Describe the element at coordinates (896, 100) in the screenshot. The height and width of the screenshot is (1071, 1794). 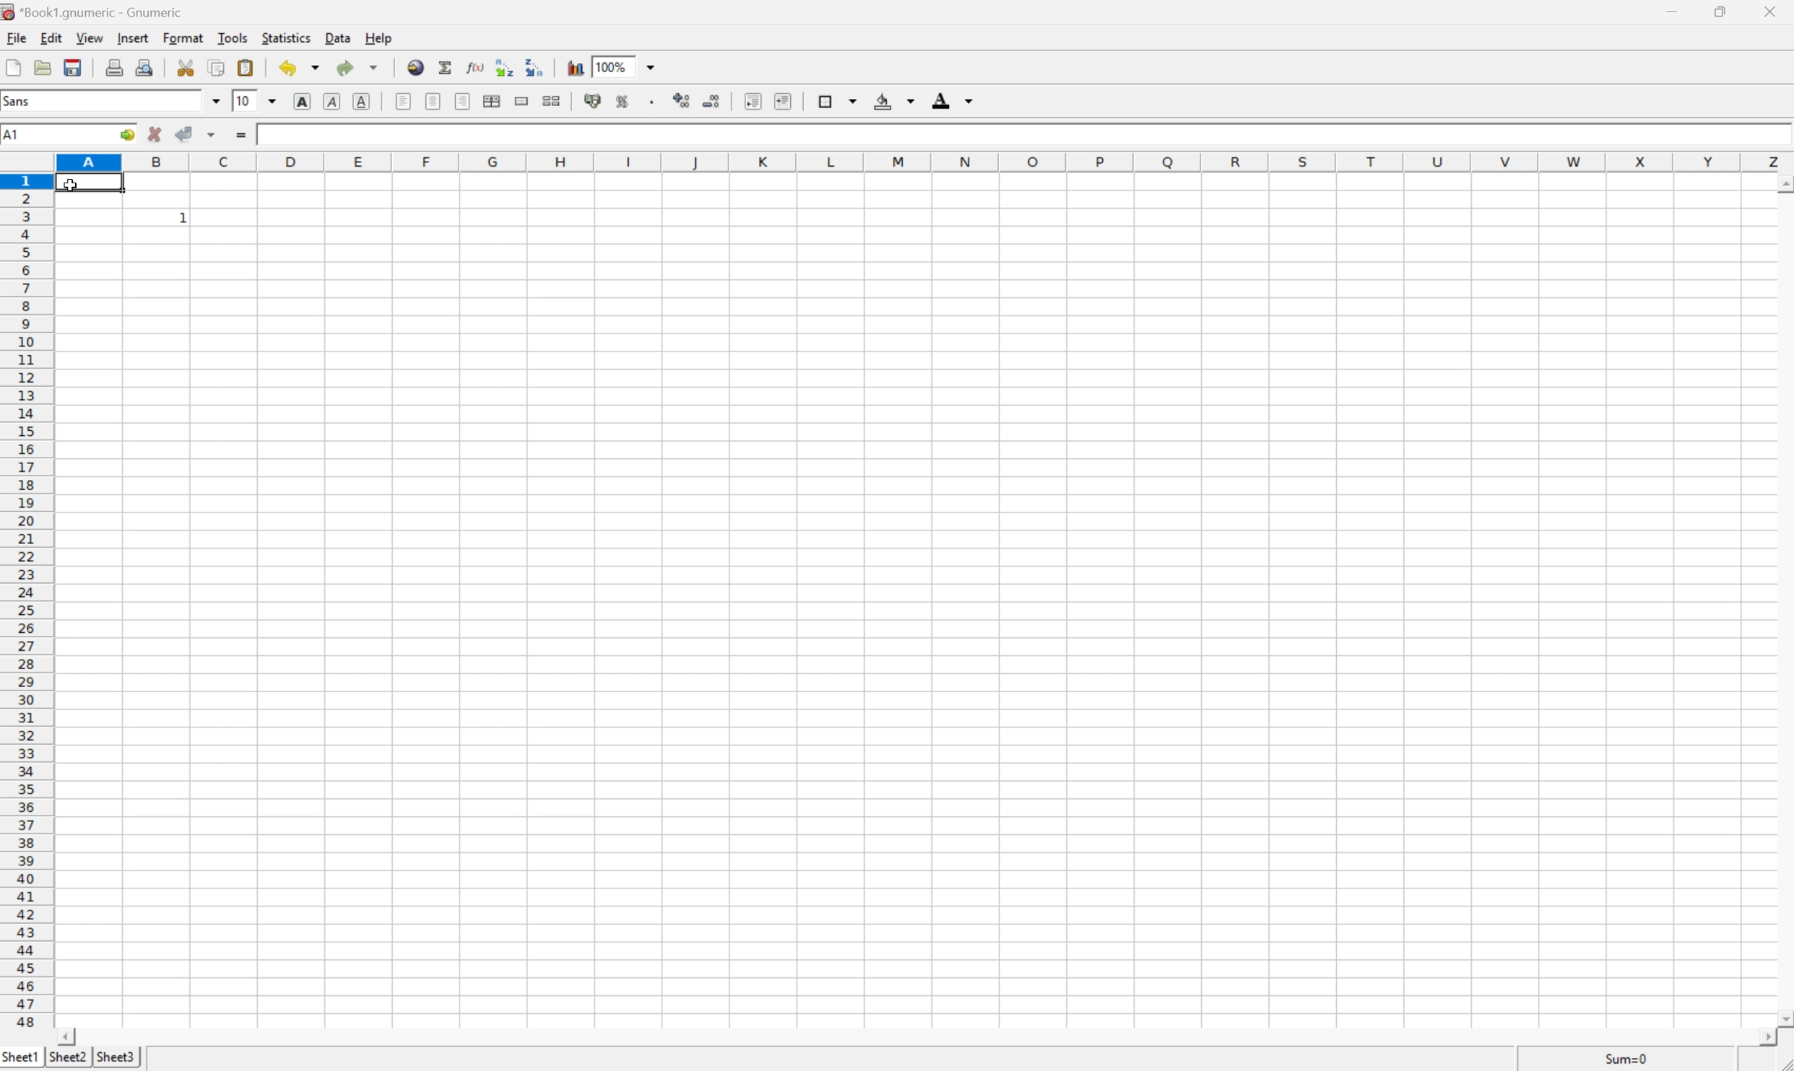
I see `background` at that location.